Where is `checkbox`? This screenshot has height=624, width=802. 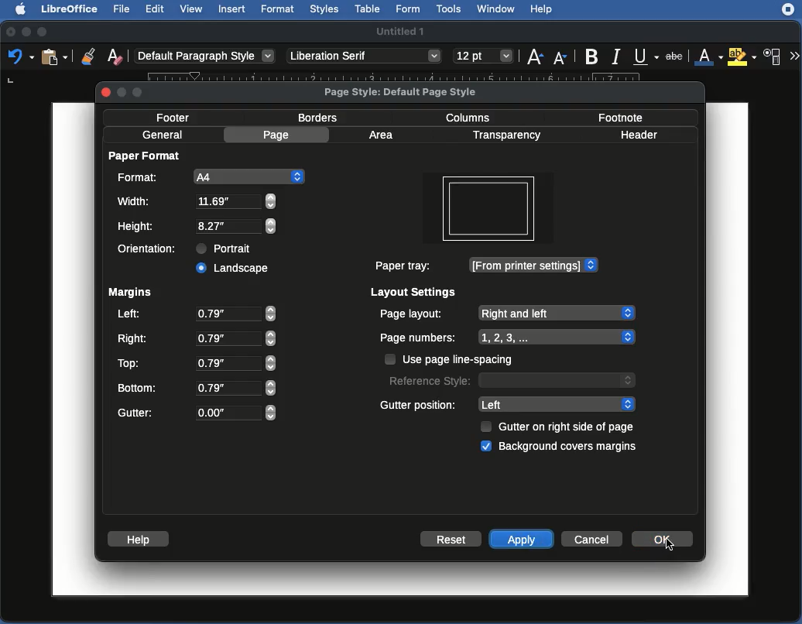
checkbox is located at coordinates (390, 358).